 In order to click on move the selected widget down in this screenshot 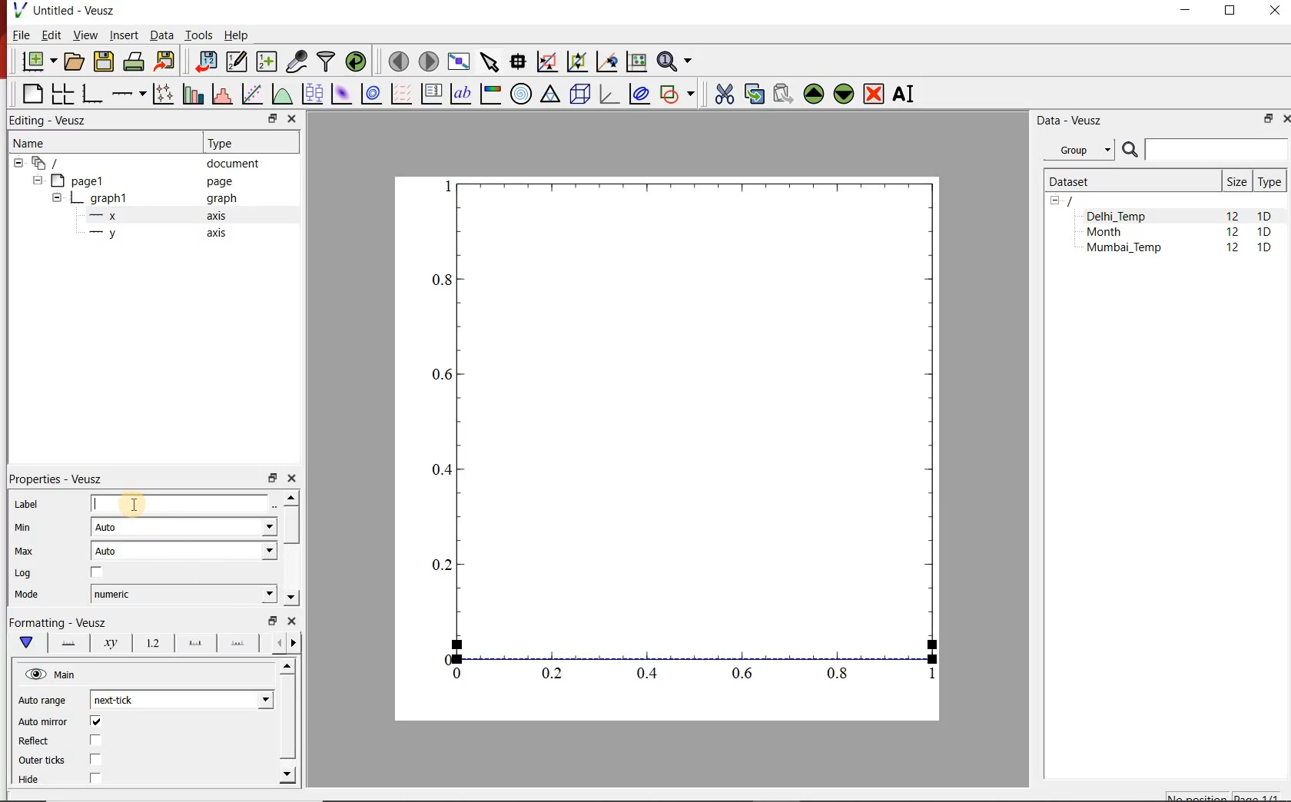, I will do `click(844, 94)`.